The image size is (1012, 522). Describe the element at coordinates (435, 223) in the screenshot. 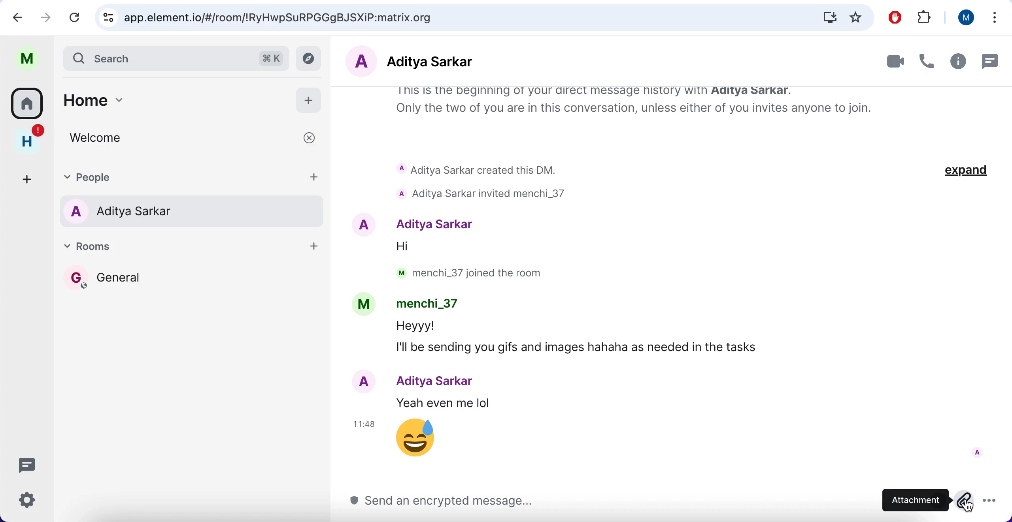

I see `Aditya Sarkar` at that location.